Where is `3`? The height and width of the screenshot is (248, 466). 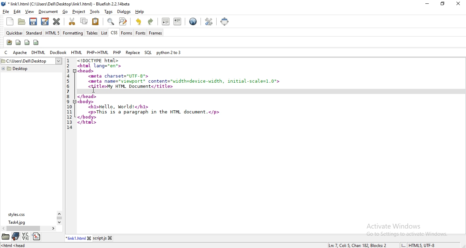 3 is located at coordinates (69, 71).